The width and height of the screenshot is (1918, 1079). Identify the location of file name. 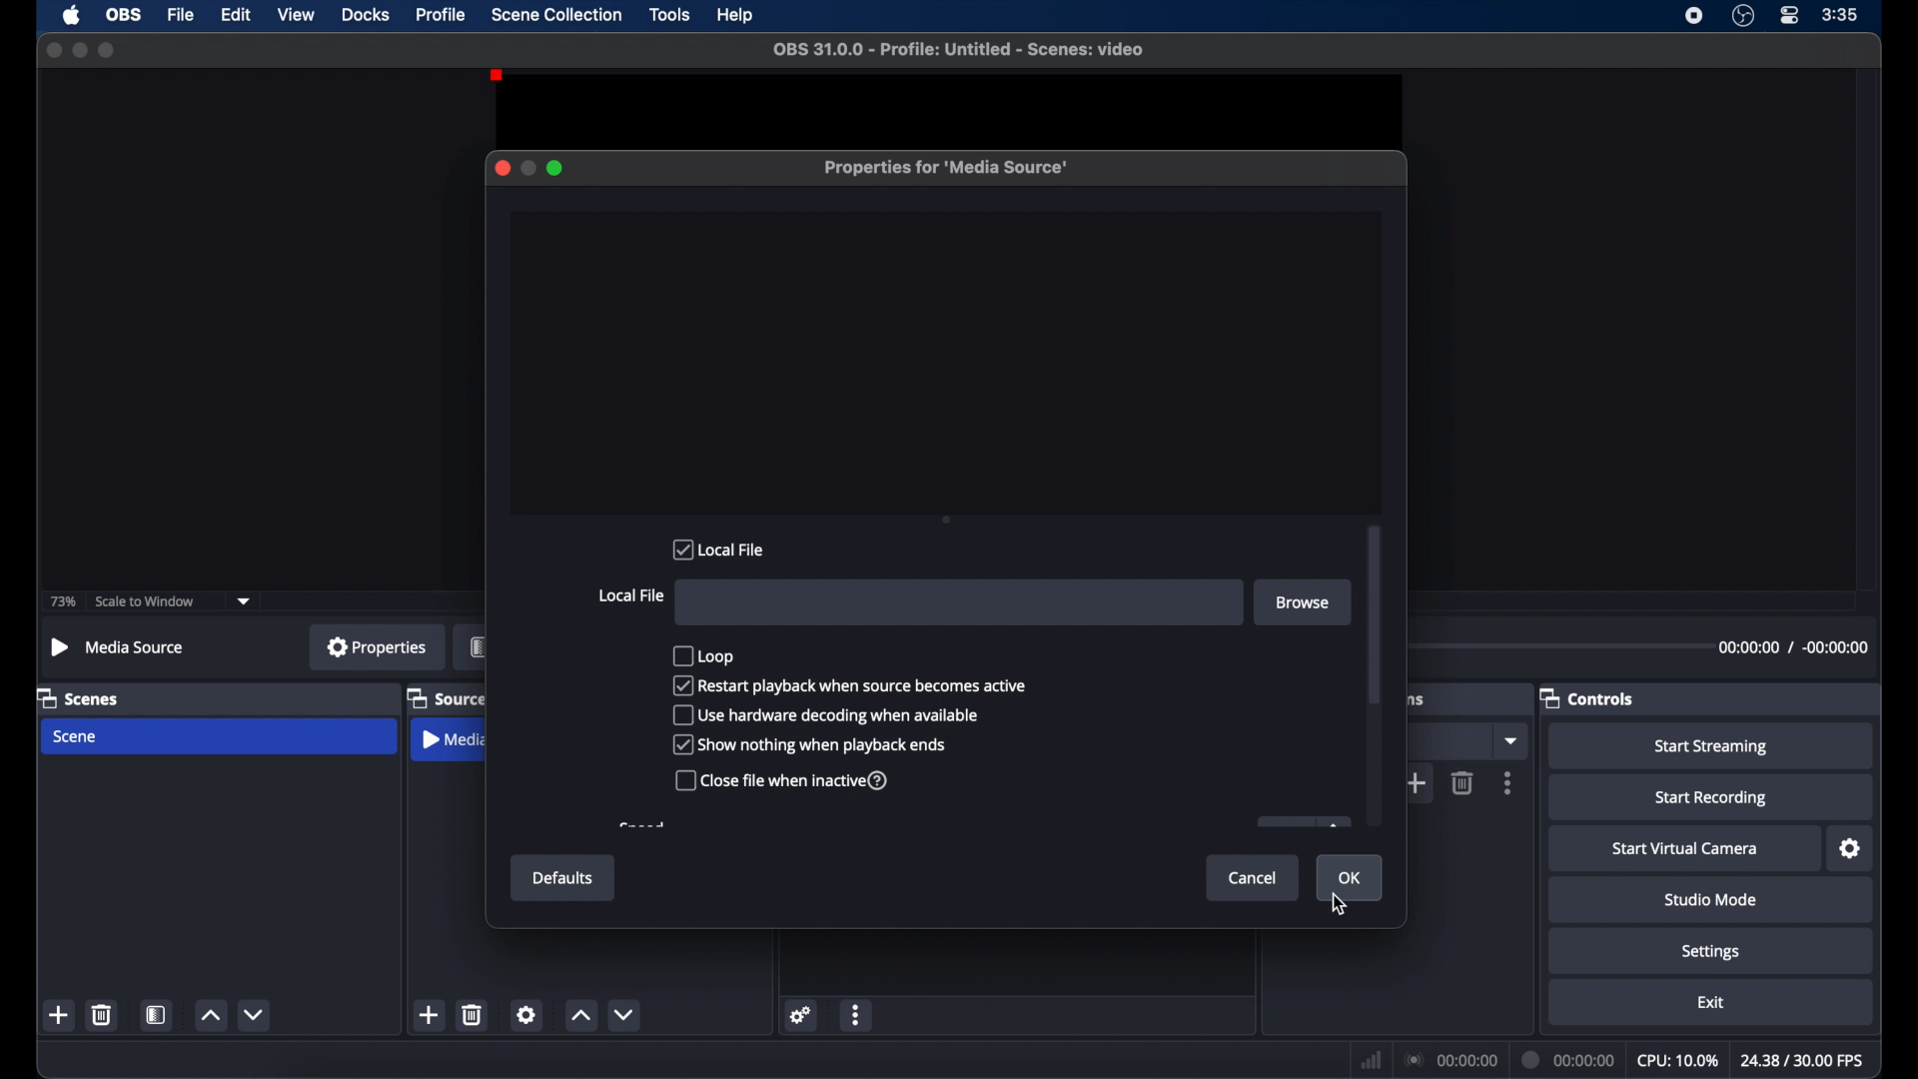
(959, 50).